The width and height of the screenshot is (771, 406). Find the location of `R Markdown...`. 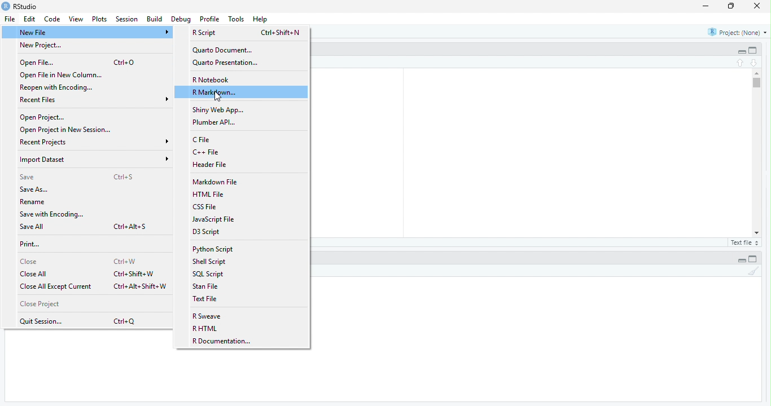

R Markdown... is located at coordinates (216, 92).